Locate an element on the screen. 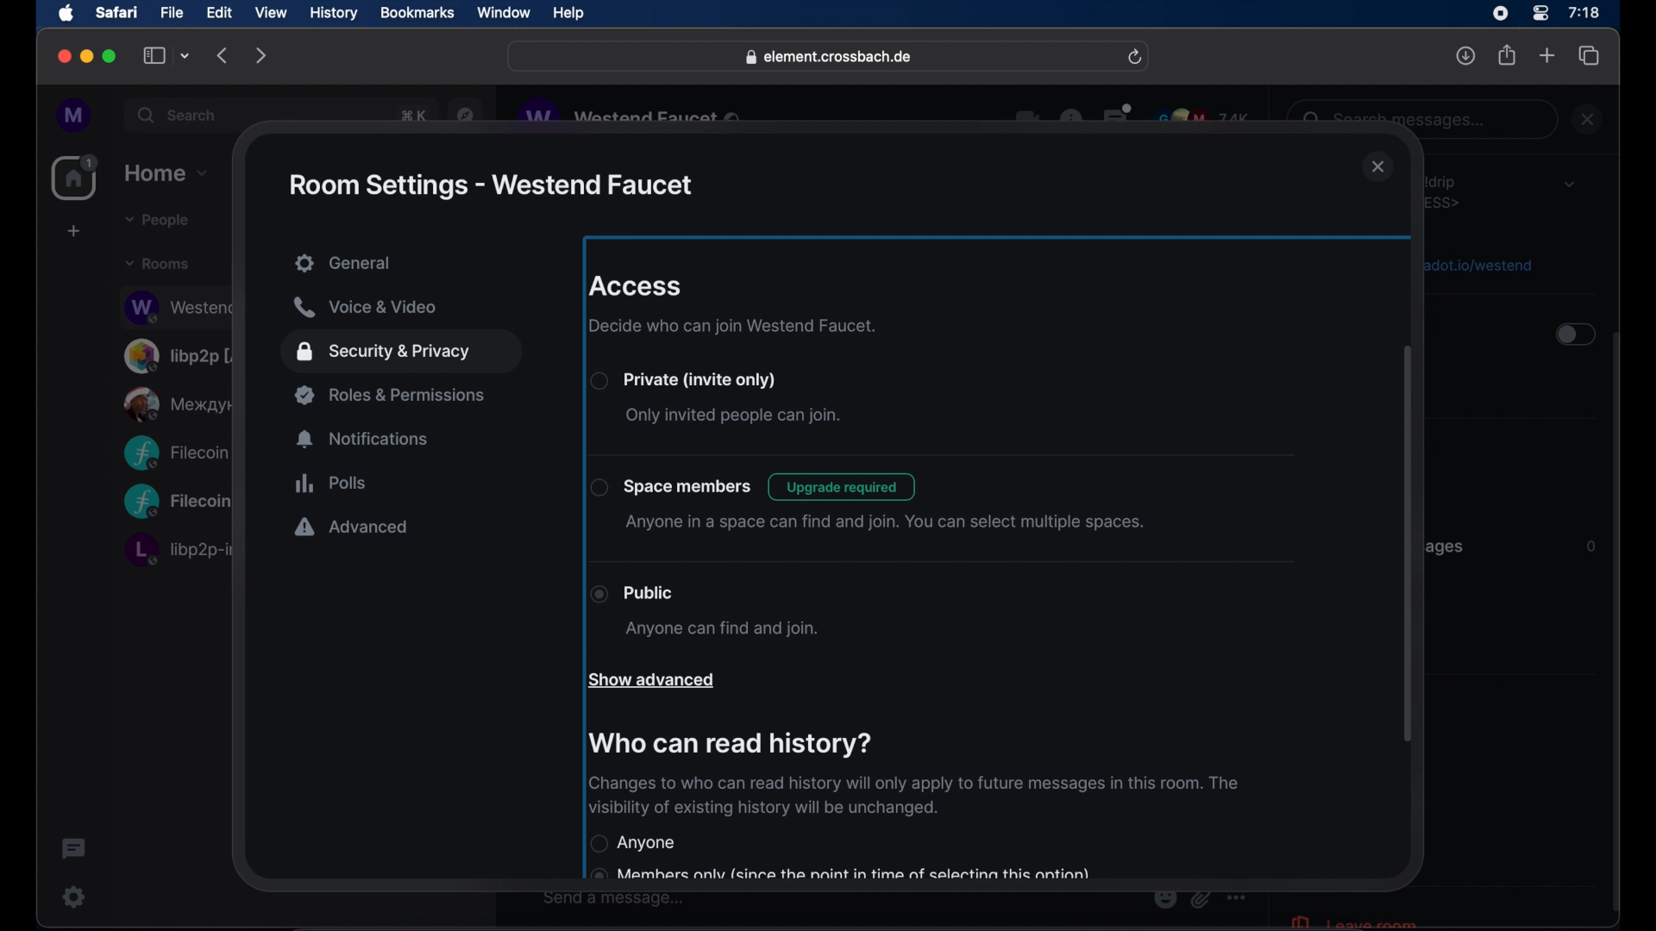  obscure icons is located at coordinates (1132, 116).